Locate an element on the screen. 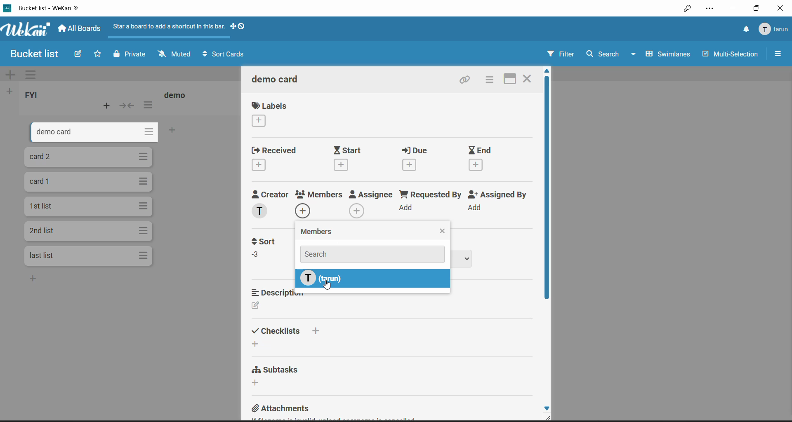 The image size is (792, 422). minimize is located at coordinates (731, 8).